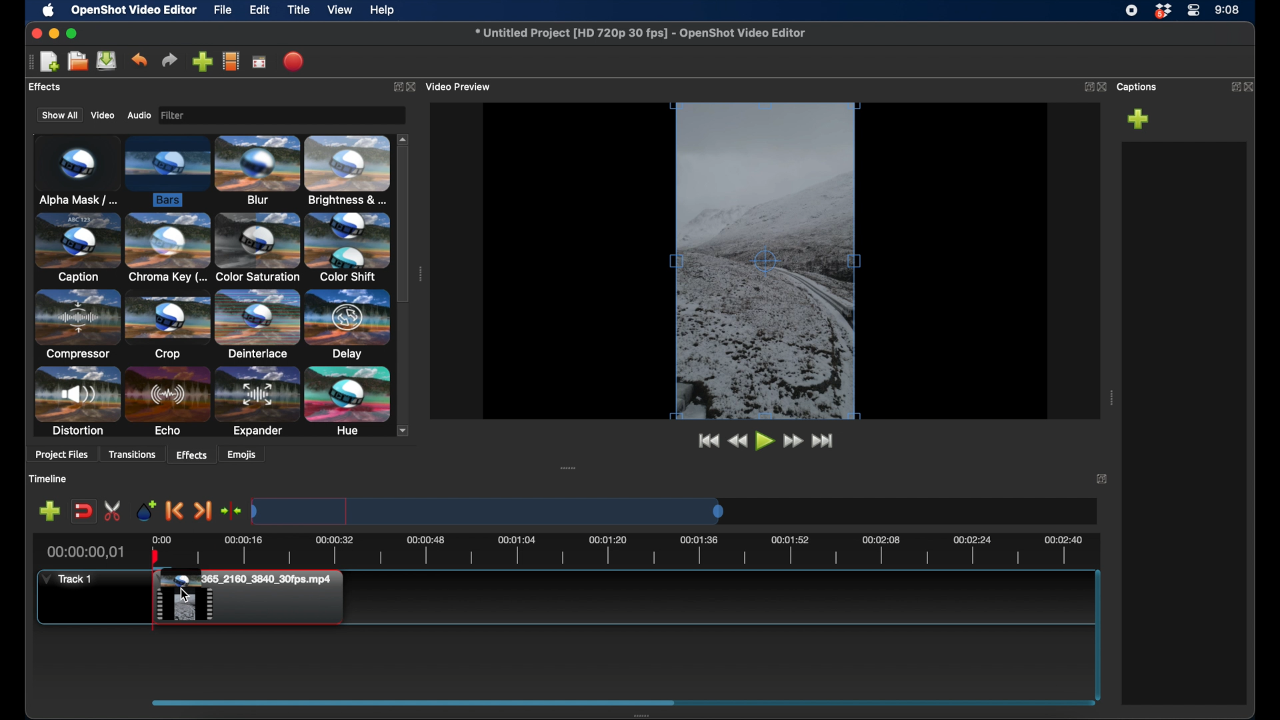 The image size is (1280, 720). Describe the element at coordinates (259, 171) in the screenshot. I see `blur` at that location.